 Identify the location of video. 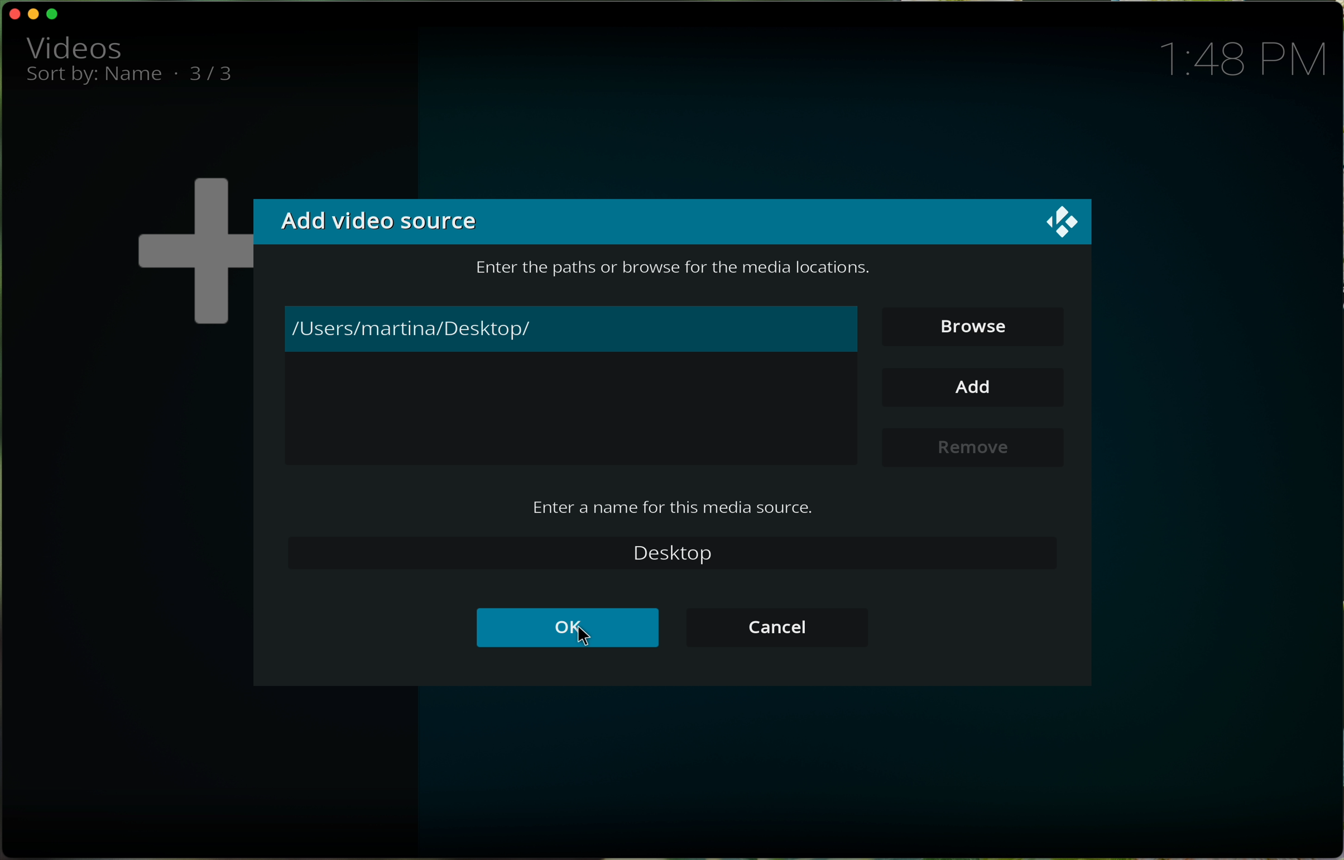
(74, 46).